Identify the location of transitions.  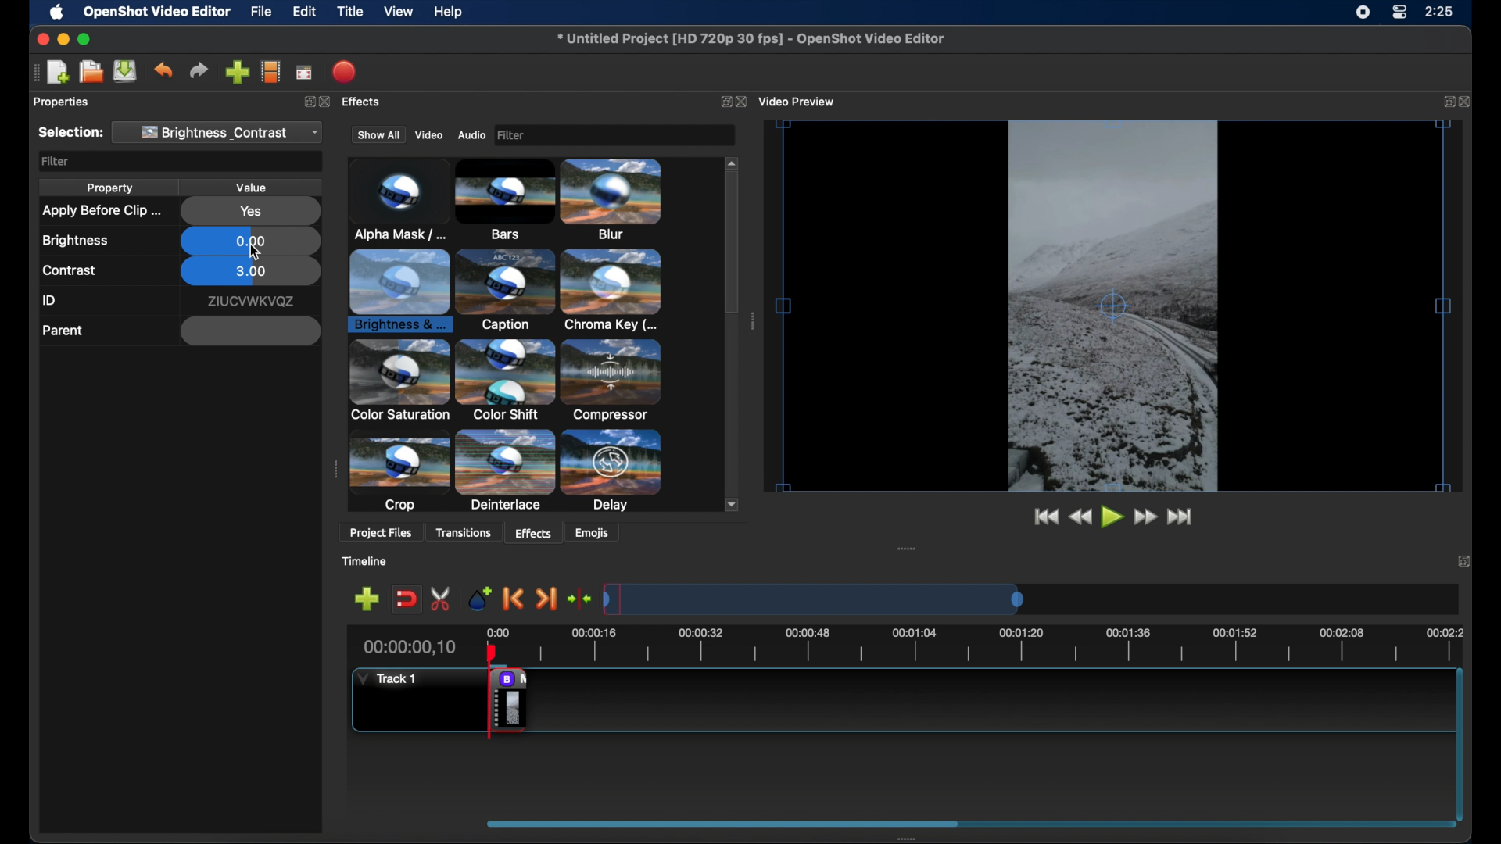
(468, 532).